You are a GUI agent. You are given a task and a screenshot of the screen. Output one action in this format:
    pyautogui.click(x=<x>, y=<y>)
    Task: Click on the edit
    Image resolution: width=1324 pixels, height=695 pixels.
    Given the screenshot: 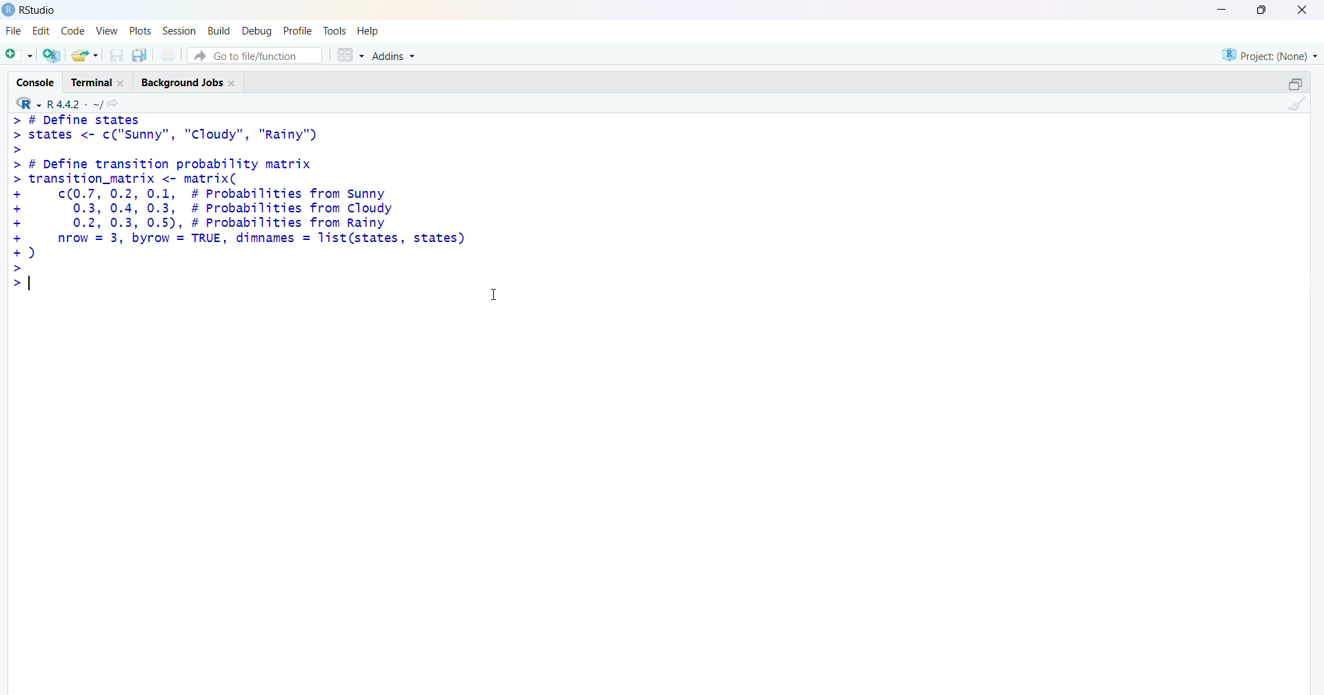 What is the action you would take?
    pyautogui.click(x=42, y=29)
    